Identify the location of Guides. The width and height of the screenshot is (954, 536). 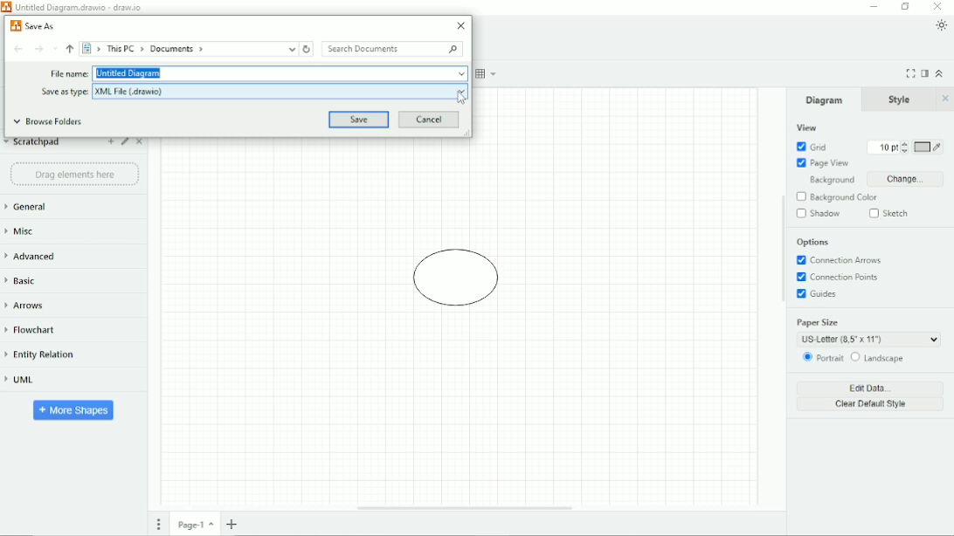
(818, 294).